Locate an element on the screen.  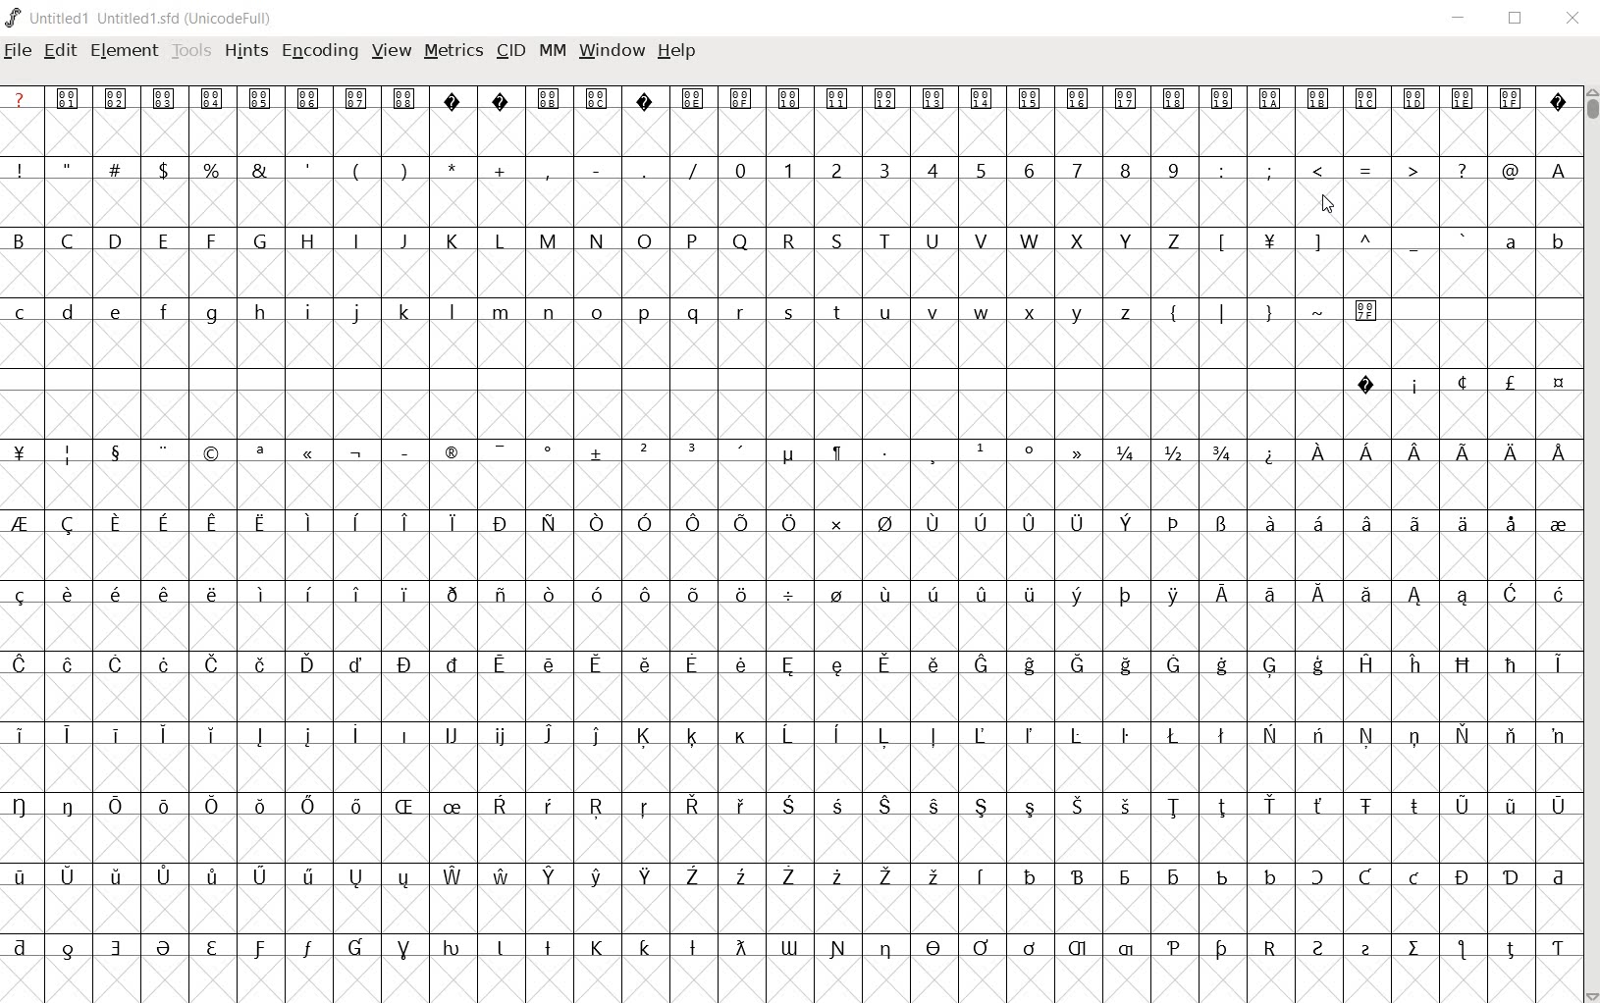
file is located at coordinates (20, 54).